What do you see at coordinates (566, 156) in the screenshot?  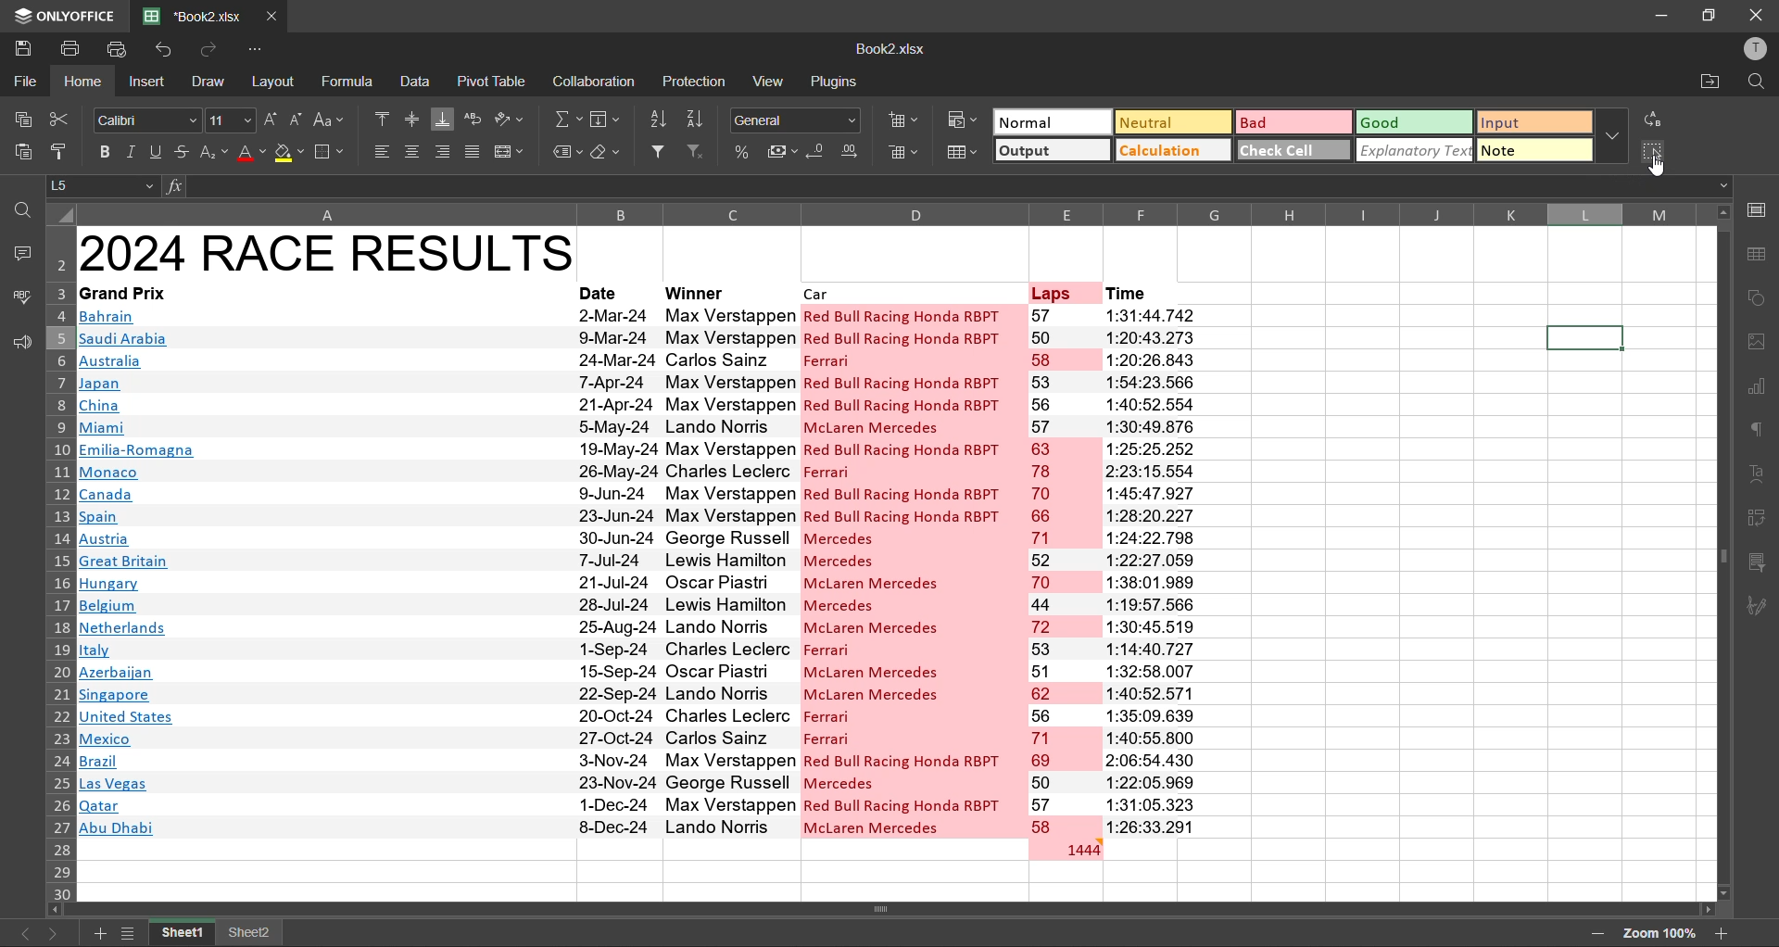 I see `named ranges` at bounding box center [566, 156].